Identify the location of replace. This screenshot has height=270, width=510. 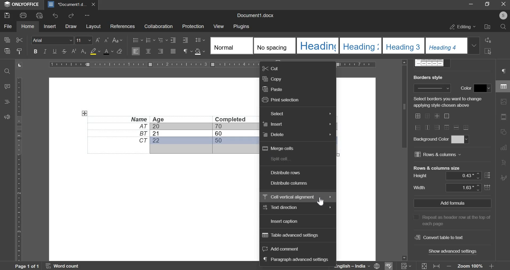
(488, 41).